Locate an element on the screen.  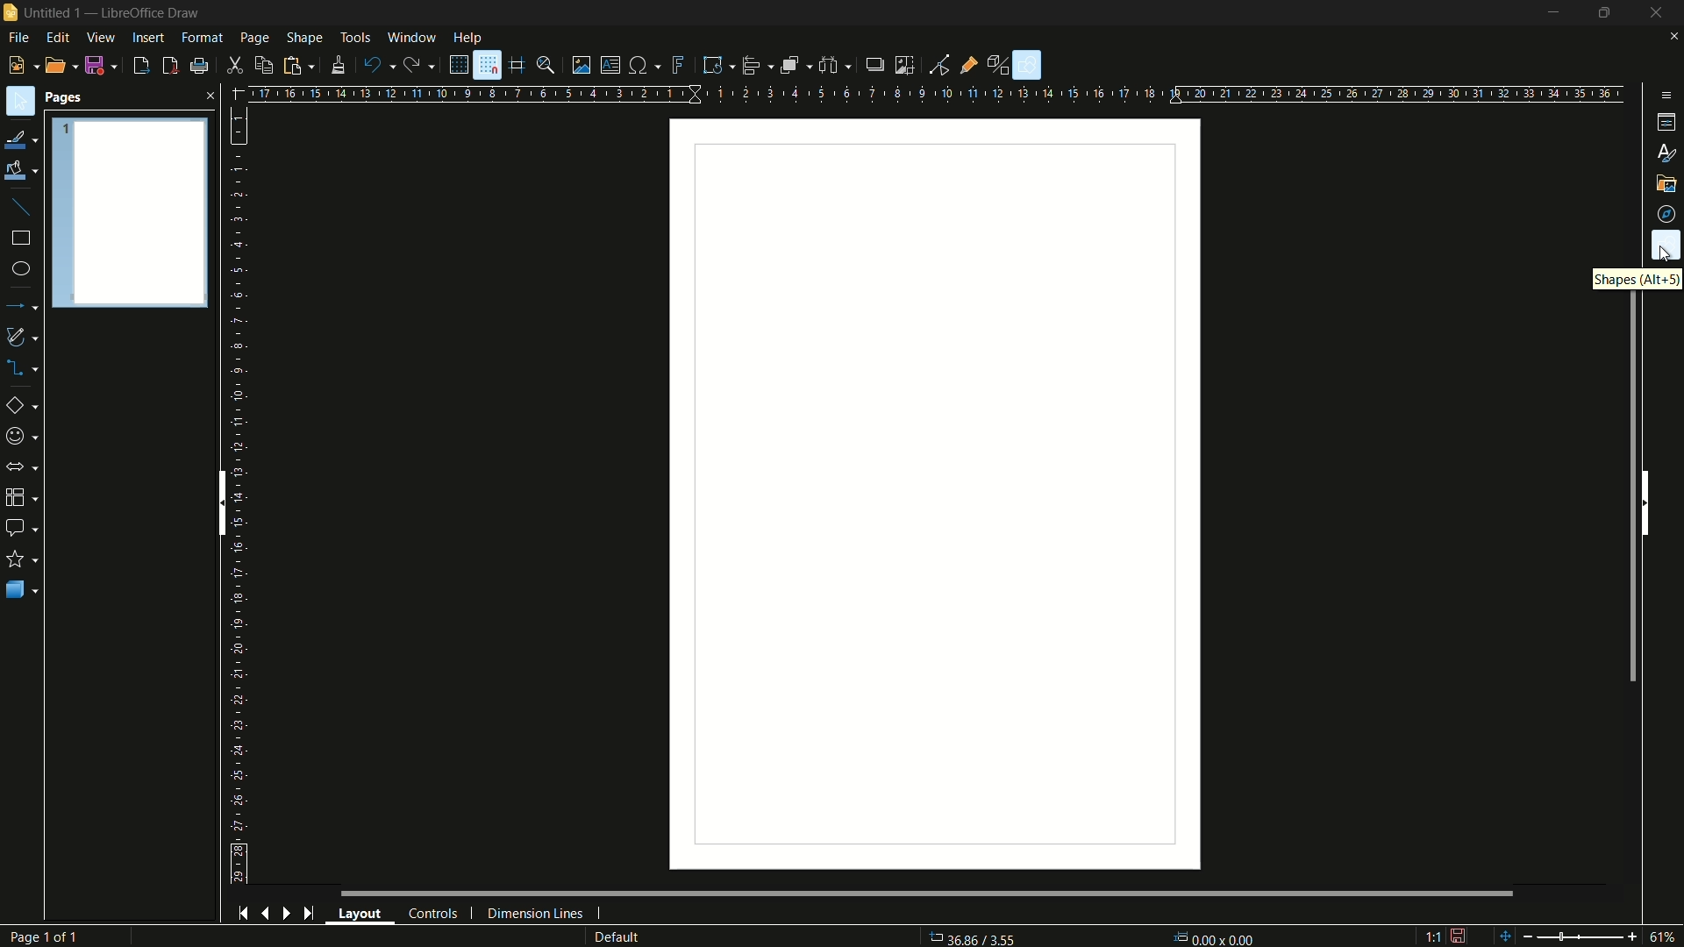
align objects is located at coordinates (758, 64).